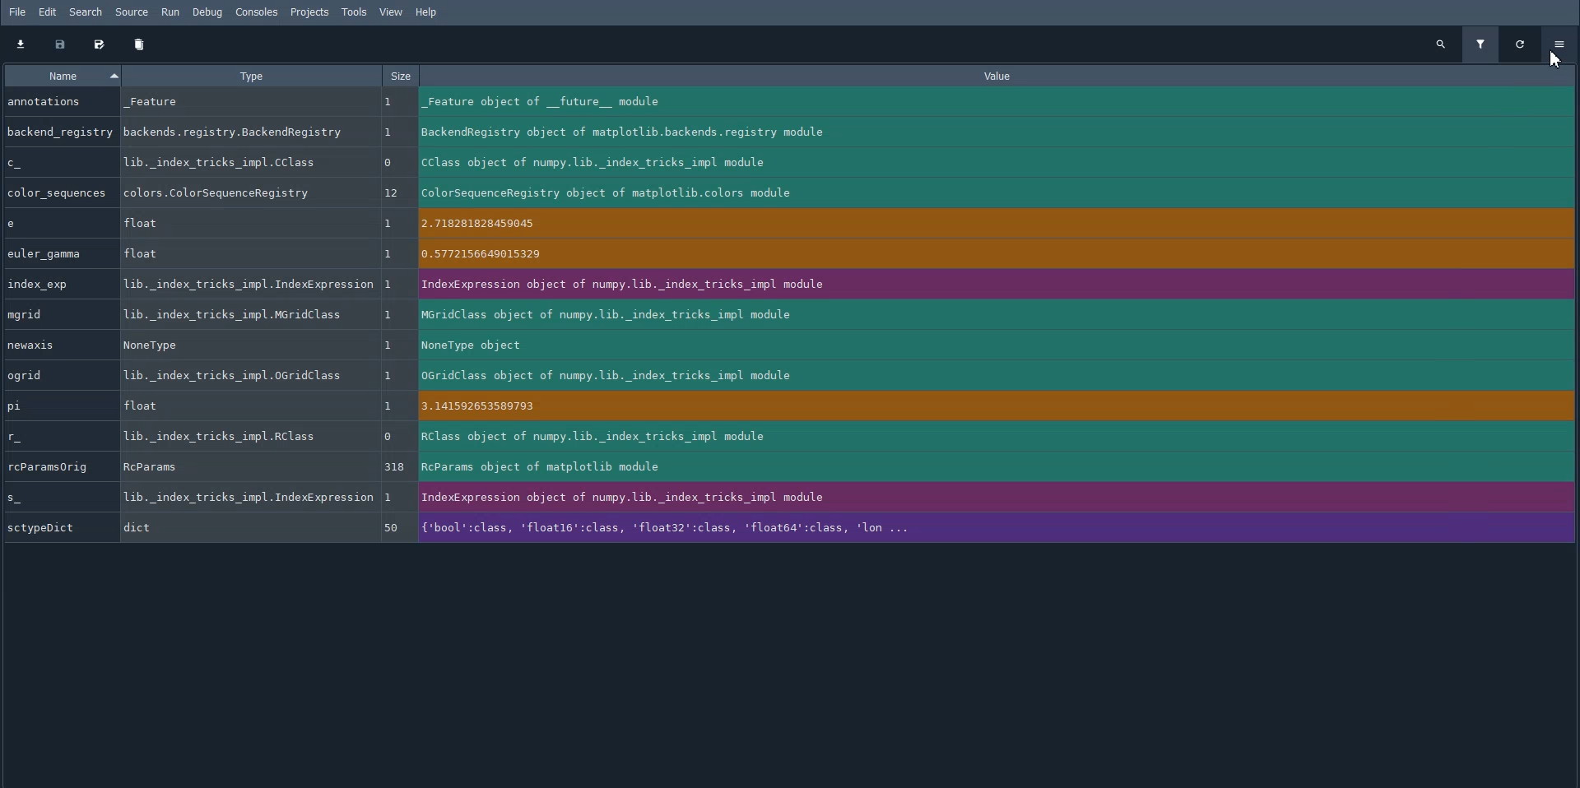 The height and width of the screenshot is (788, 1580). What do you see at coordinates (395, 225) in the screenshot?
I see `1` at bounding box center [395, 225].